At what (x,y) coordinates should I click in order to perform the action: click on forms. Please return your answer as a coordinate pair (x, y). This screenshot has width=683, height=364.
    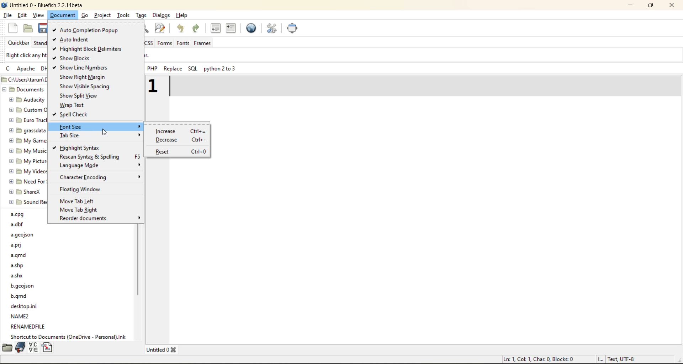
    Looking at the image, I should click on (165, 43).